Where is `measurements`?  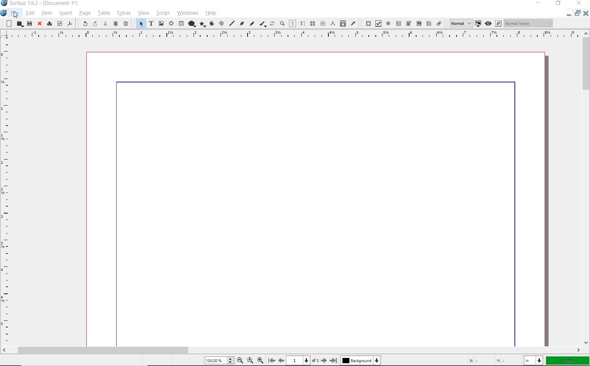 measurements is located at coordinates (333, 23).